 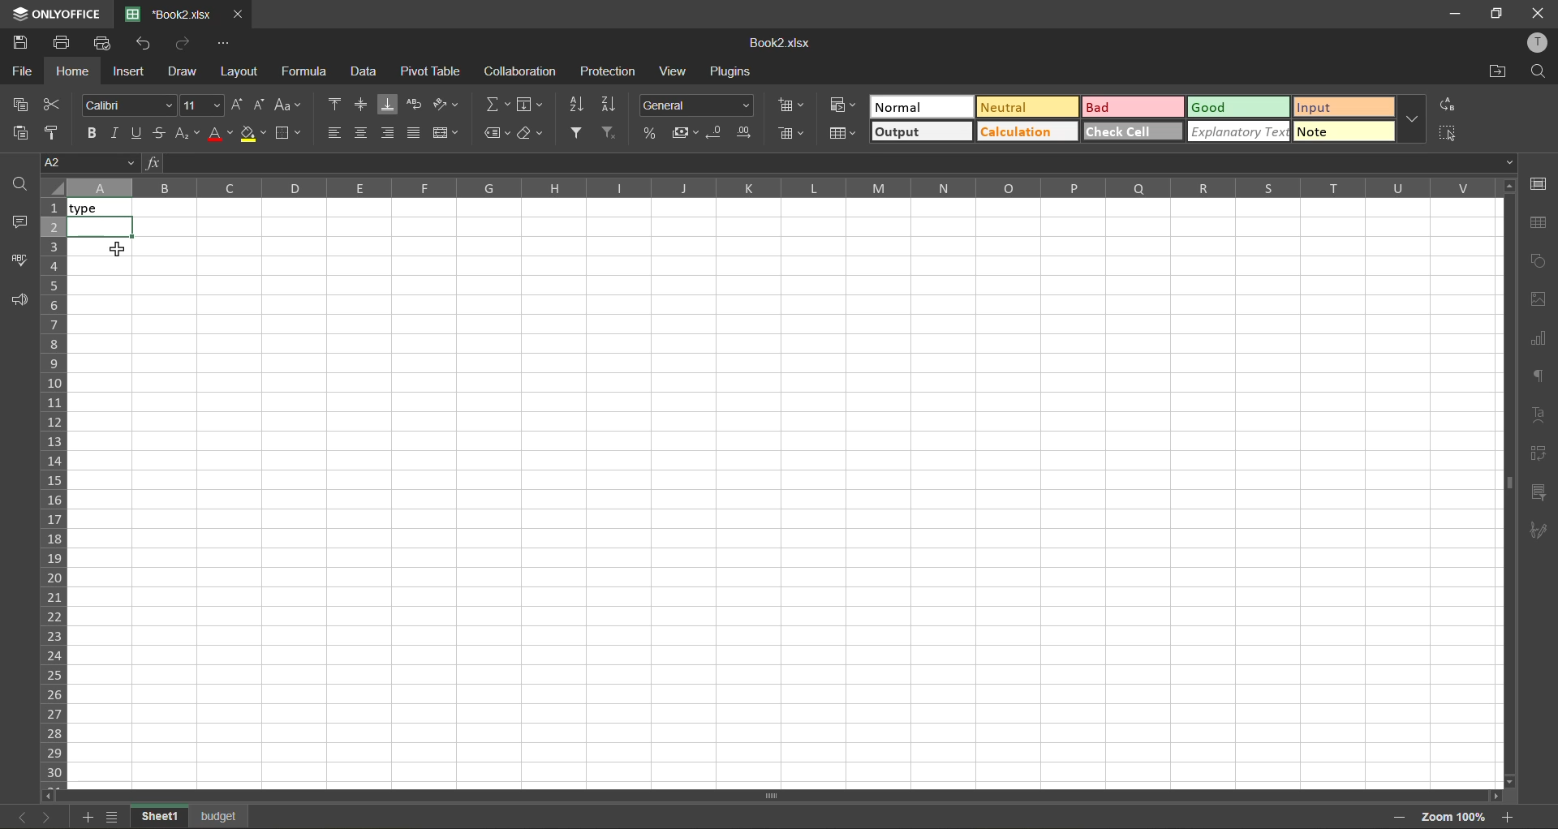 I want to click on changed cell address, so click(x=87, y=165).